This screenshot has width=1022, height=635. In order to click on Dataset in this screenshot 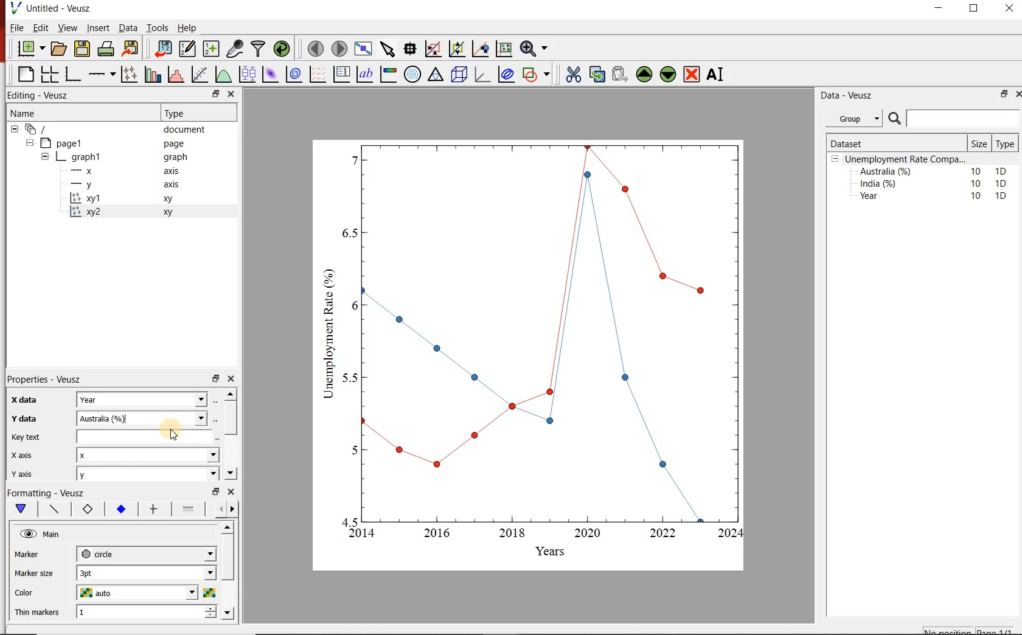, I will do `click(875, 144)`.